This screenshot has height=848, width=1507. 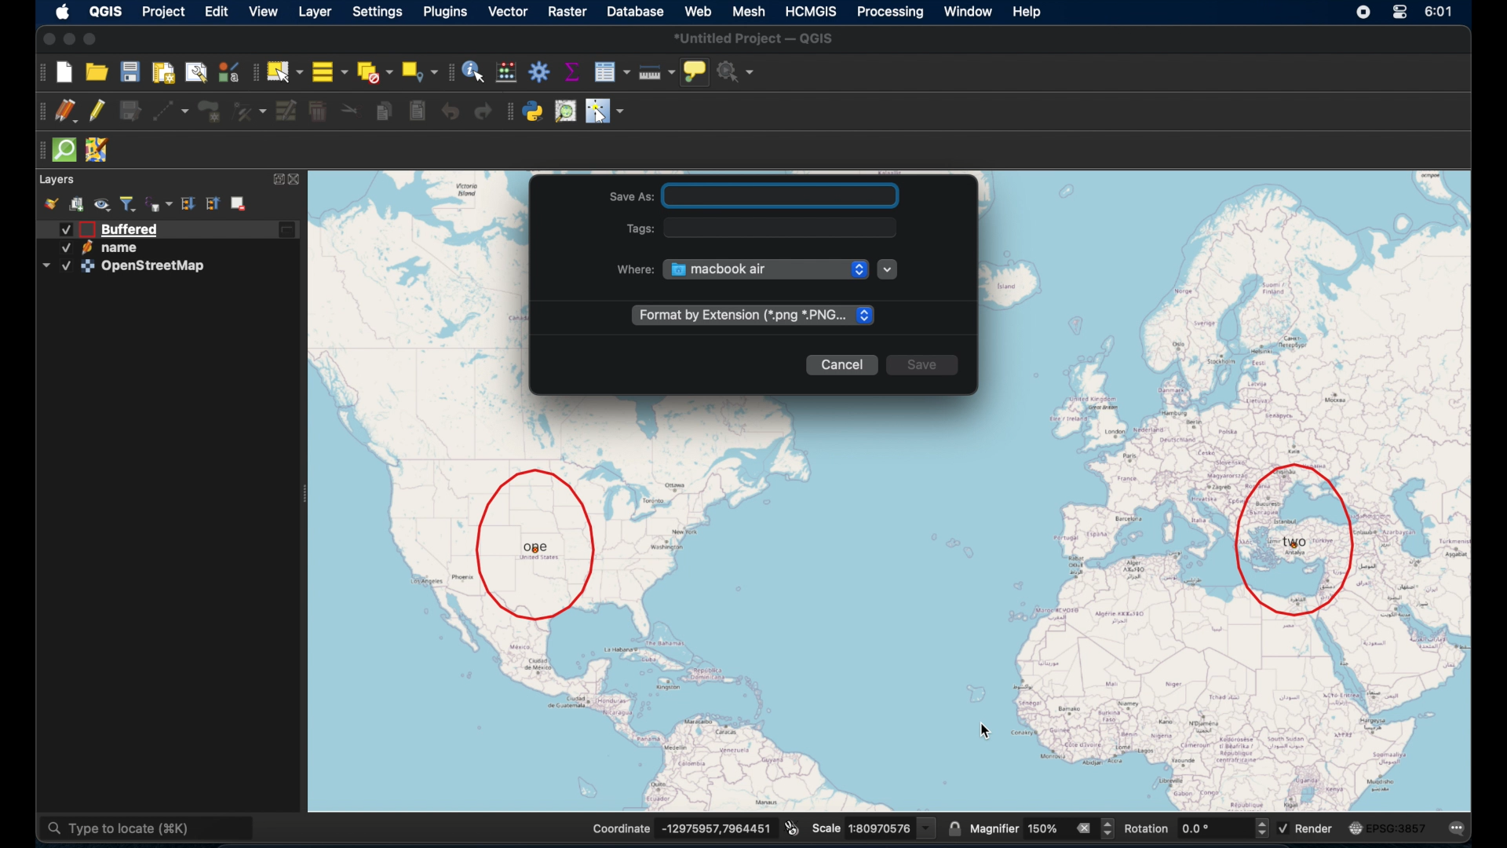 What do you see at coordinates (41, 72) in the screenshot?
I see `project toolbar` at bounding box center [41, 72].